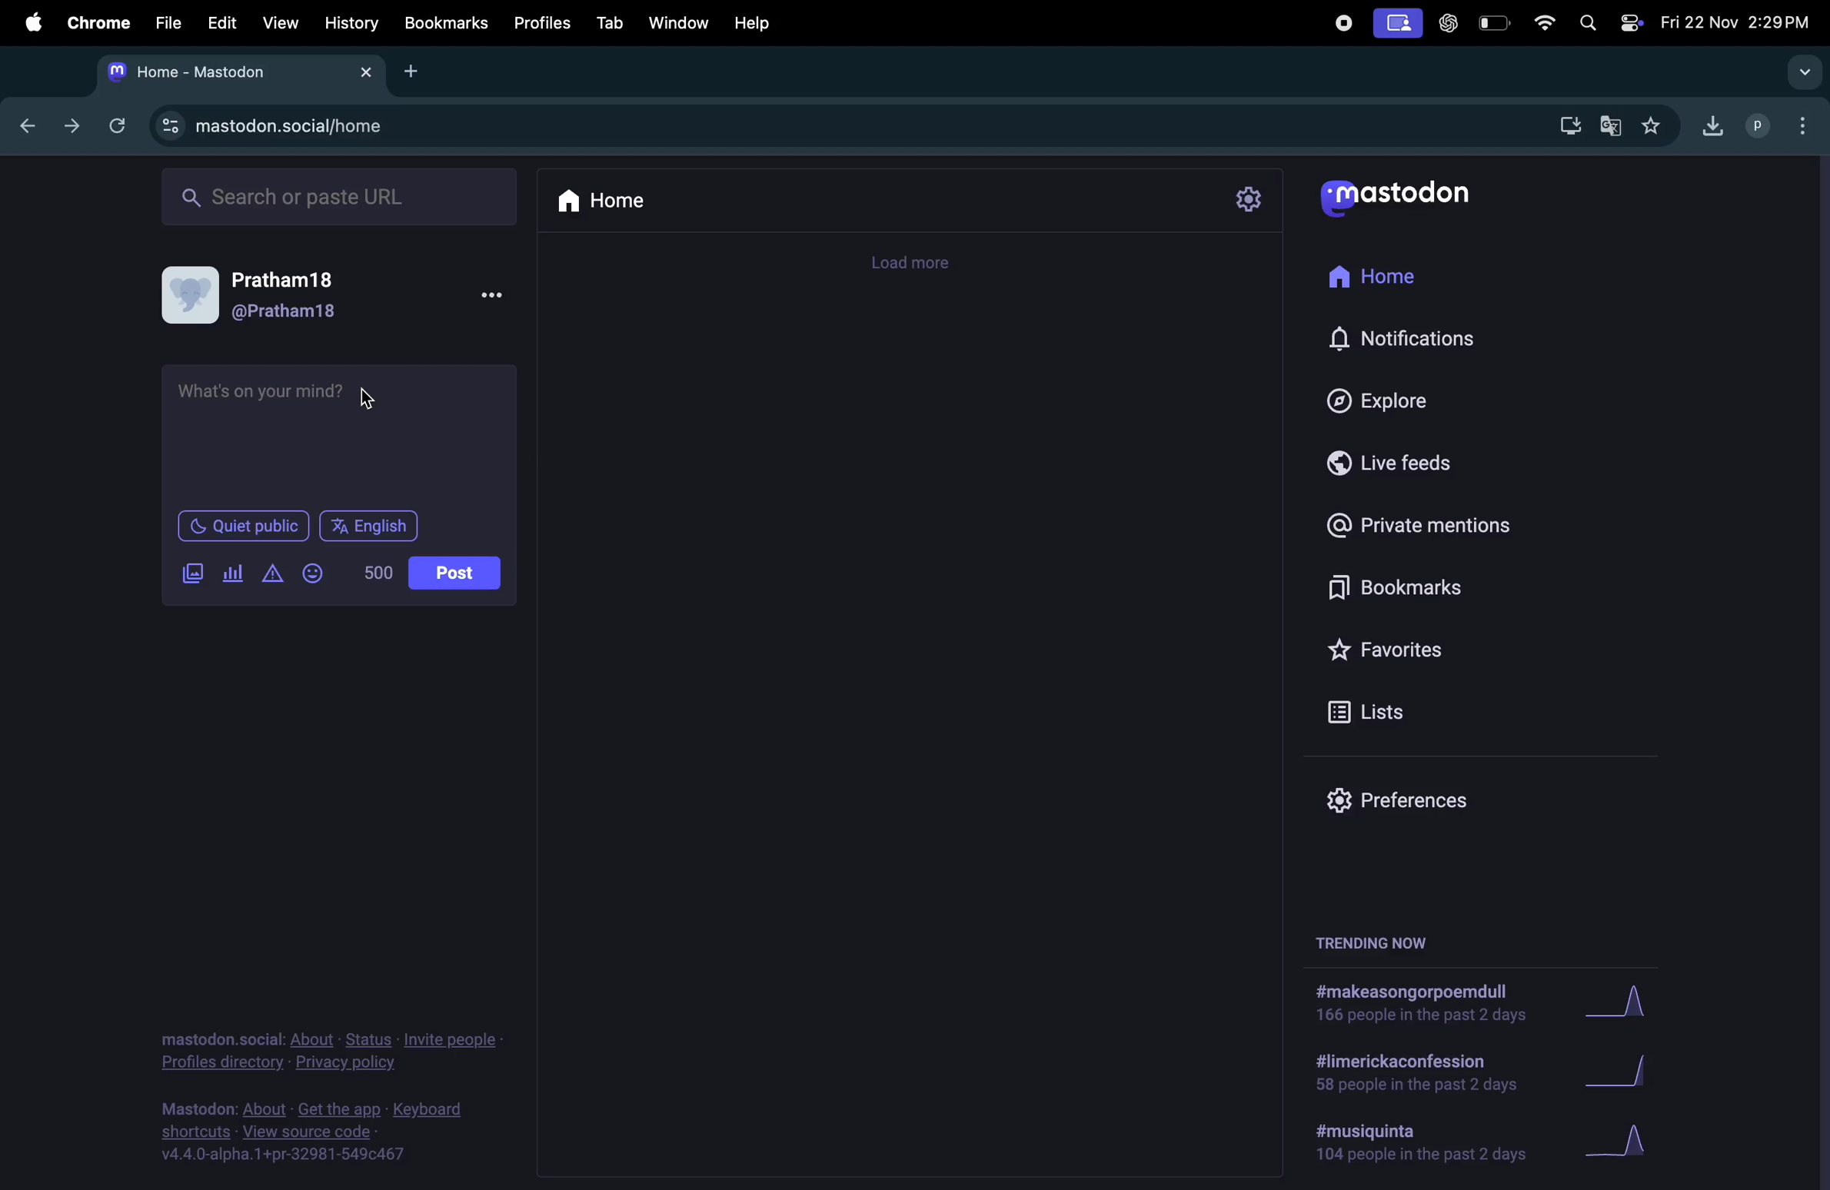 The height and width of the screenshot is (1190, 1830). Describe the element at coordinates (1756, 126) in the screenshot. I see `profiles` at that location.